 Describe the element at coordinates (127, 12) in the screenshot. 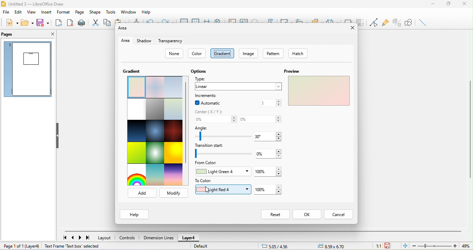

I see `window` at that location.